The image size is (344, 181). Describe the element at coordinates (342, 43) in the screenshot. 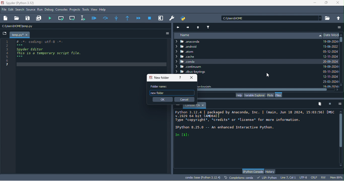

I see `vertical scroll bar` at that location.